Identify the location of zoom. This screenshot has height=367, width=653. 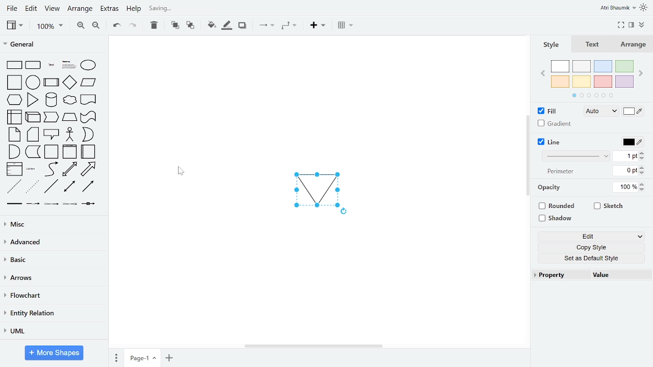
(49, 27).